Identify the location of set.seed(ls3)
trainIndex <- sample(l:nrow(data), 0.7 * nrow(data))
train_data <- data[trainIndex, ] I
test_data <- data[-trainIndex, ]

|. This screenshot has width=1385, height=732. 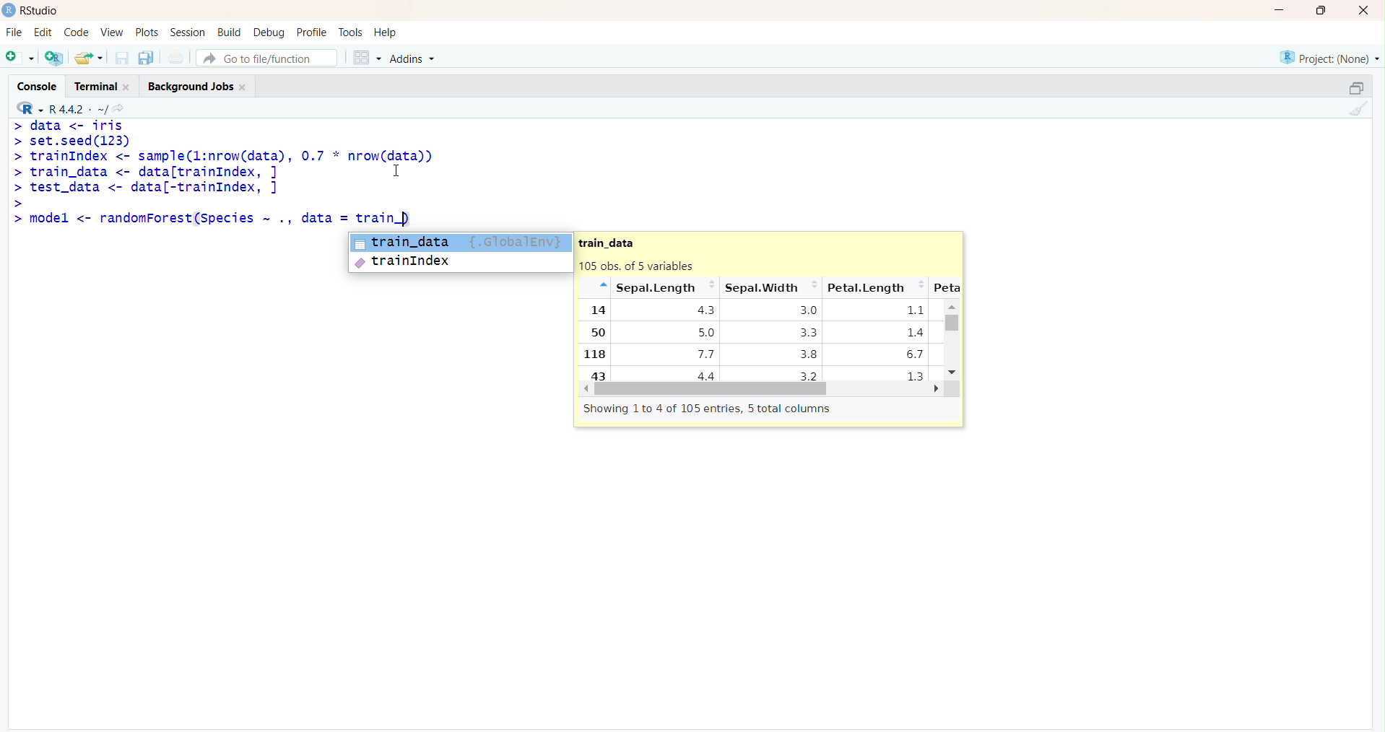
(238, 165).